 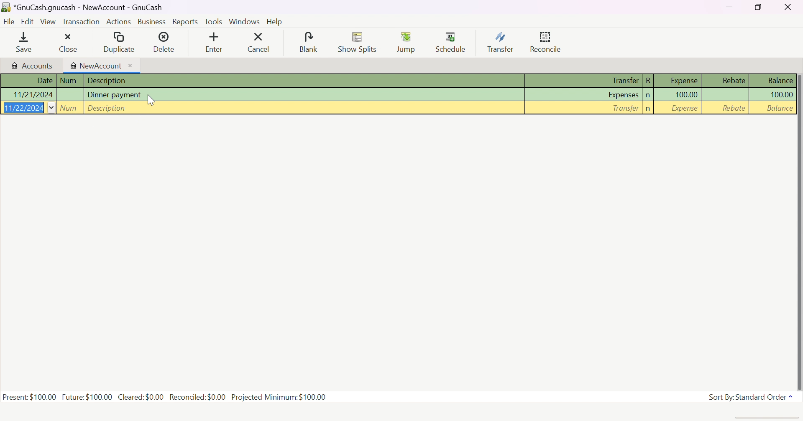 What do you see at coordinates (102, 66) in the screenshot?
I see `NewAccount` at bounding box center [102, 66].